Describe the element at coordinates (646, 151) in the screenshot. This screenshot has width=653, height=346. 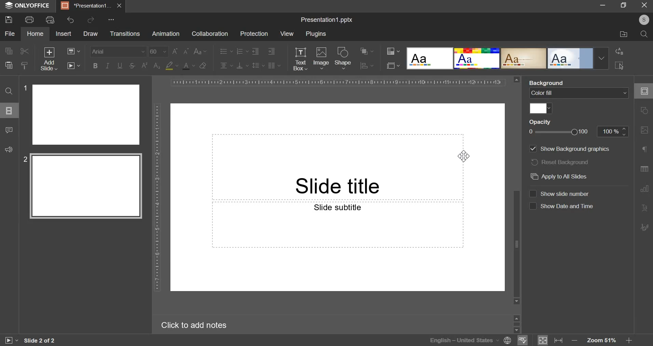
I see `character settings` at that location.